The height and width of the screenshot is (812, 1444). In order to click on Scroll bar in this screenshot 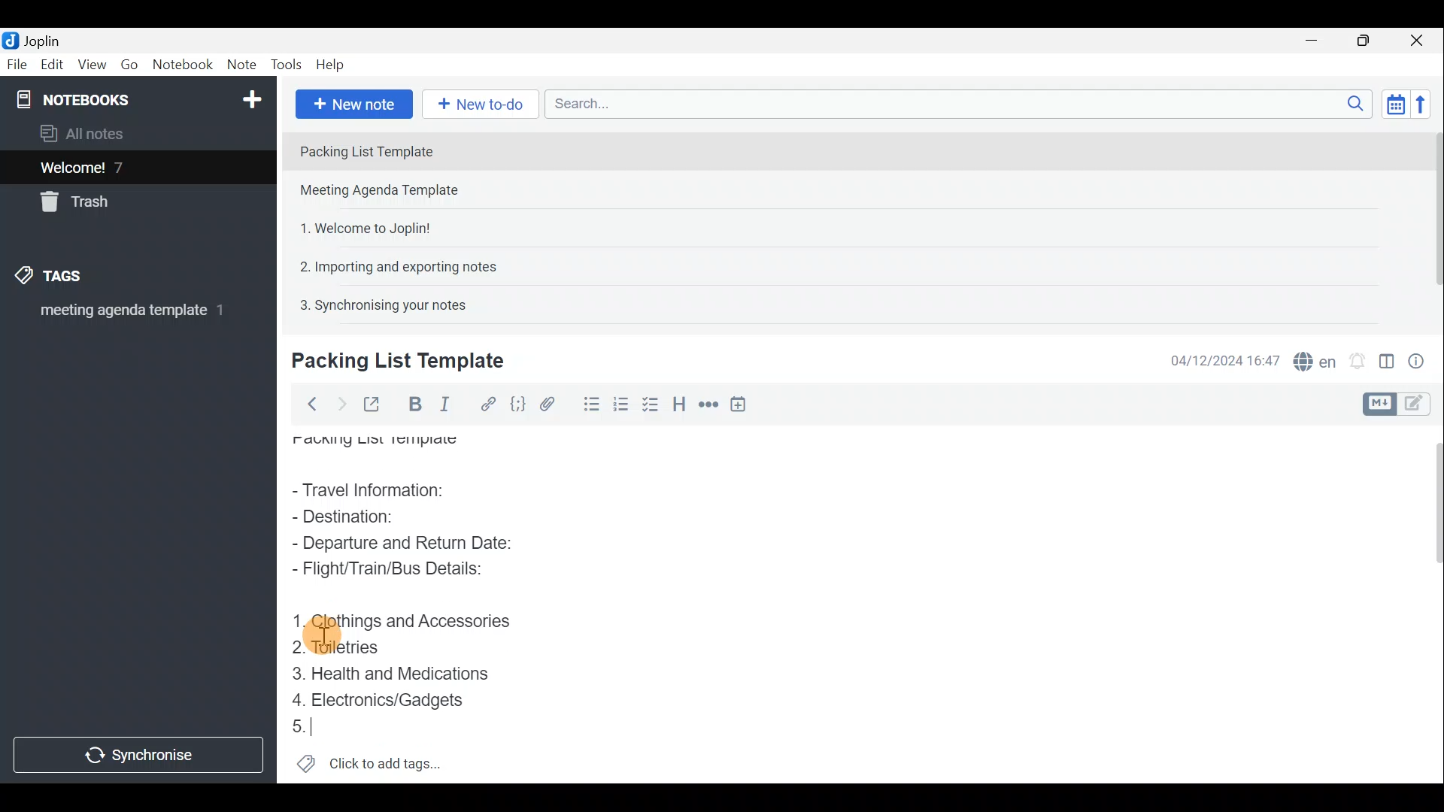, I will do `click(1430, 220)`.